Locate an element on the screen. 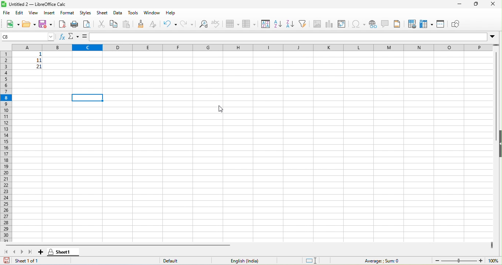  save is located at coordinates (7, 260).